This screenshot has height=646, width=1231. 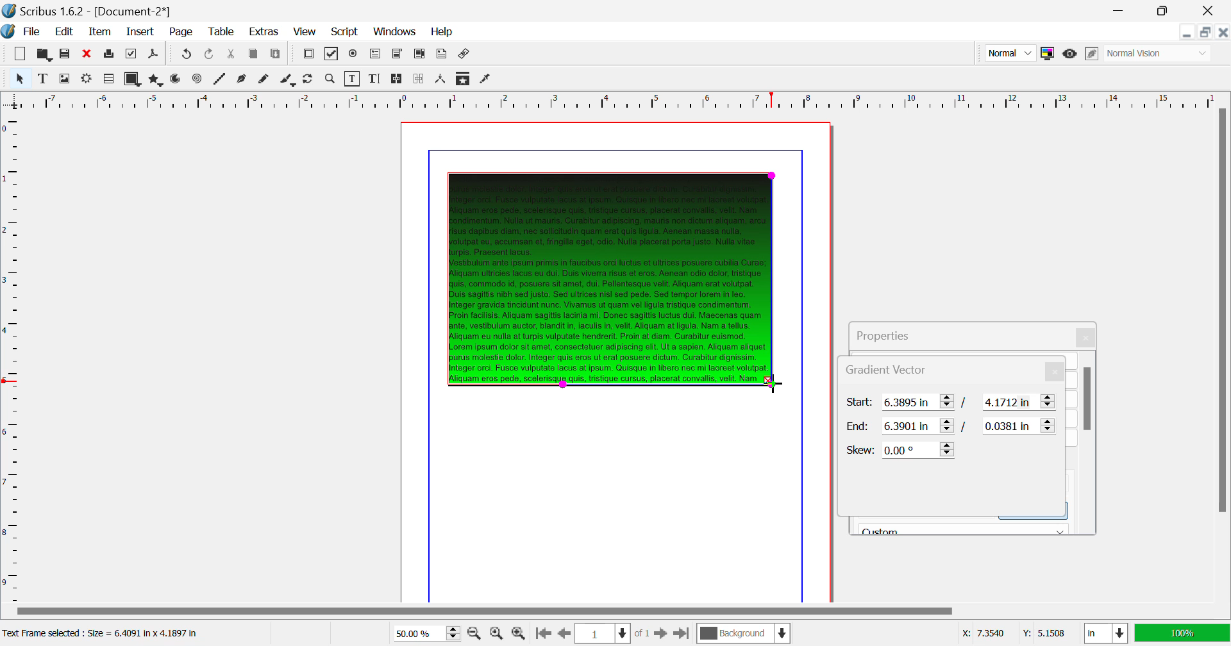 I want to click on Pdf Checkbox, so click(x=332, y=56).